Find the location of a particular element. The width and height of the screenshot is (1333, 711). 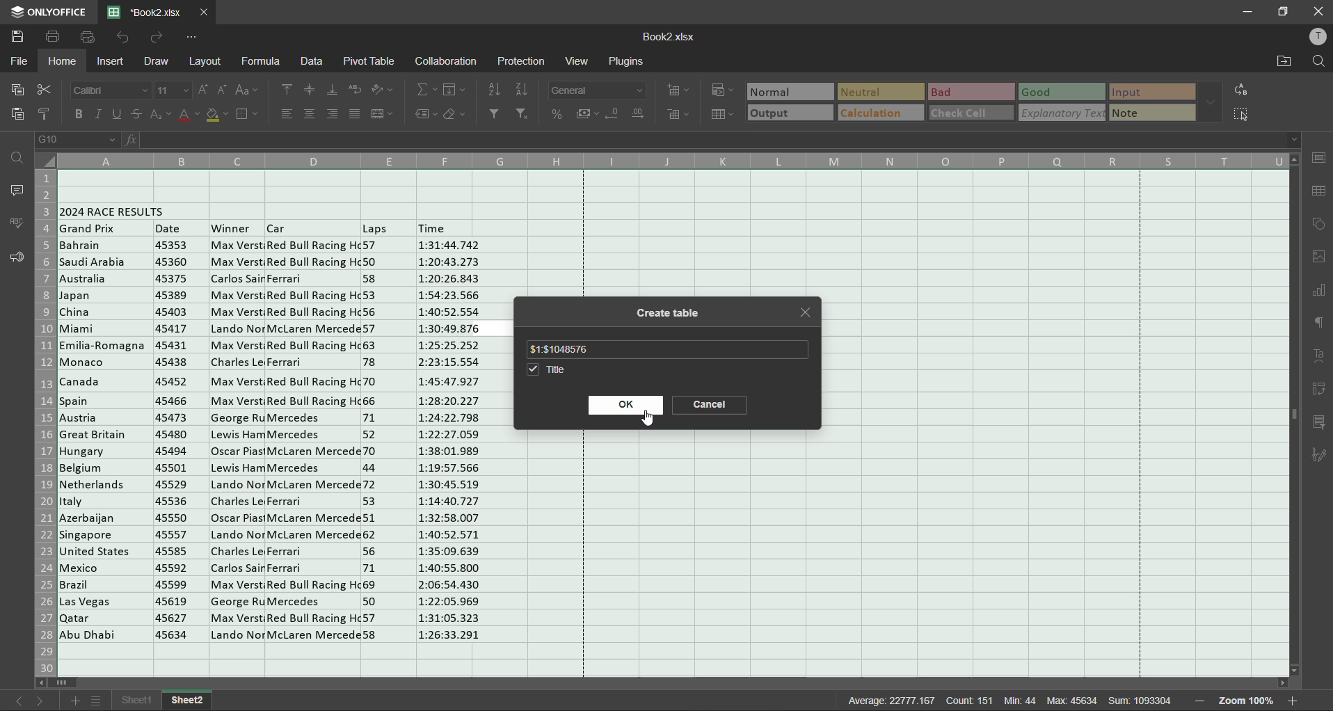

column names is located at coordinates (679, 161).